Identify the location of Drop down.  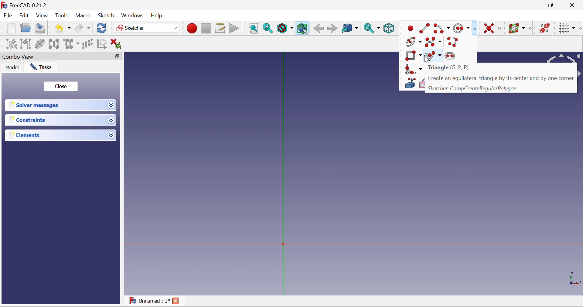
(111, 105).